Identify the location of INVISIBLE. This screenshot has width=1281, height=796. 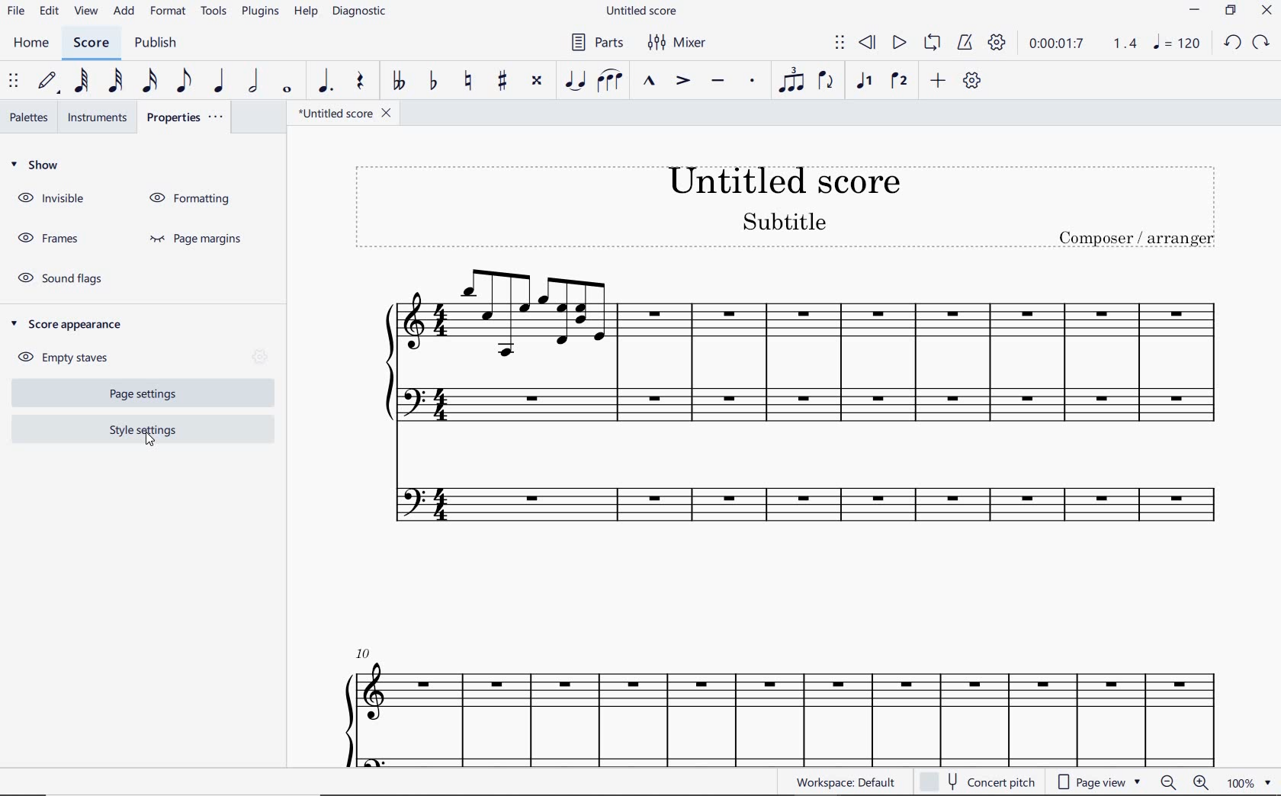
(53, 199).